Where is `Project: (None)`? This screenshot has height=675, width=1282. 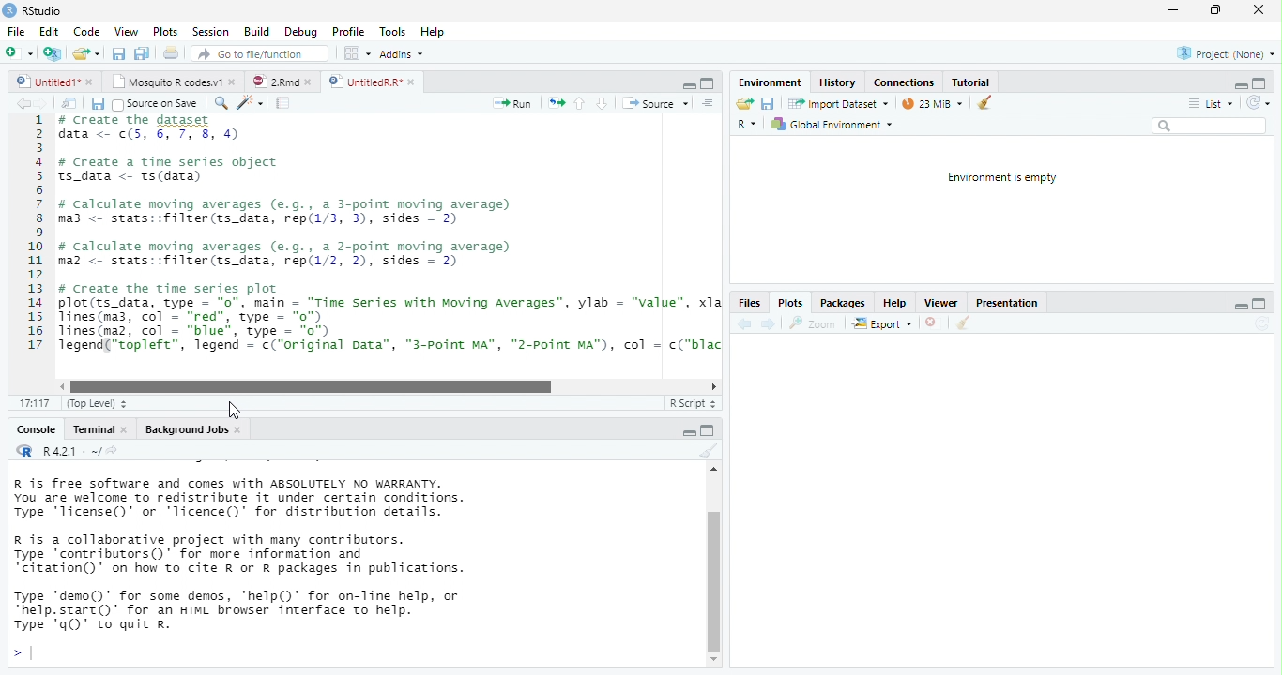 Project: (None) is located at coordinates (1227, 54).